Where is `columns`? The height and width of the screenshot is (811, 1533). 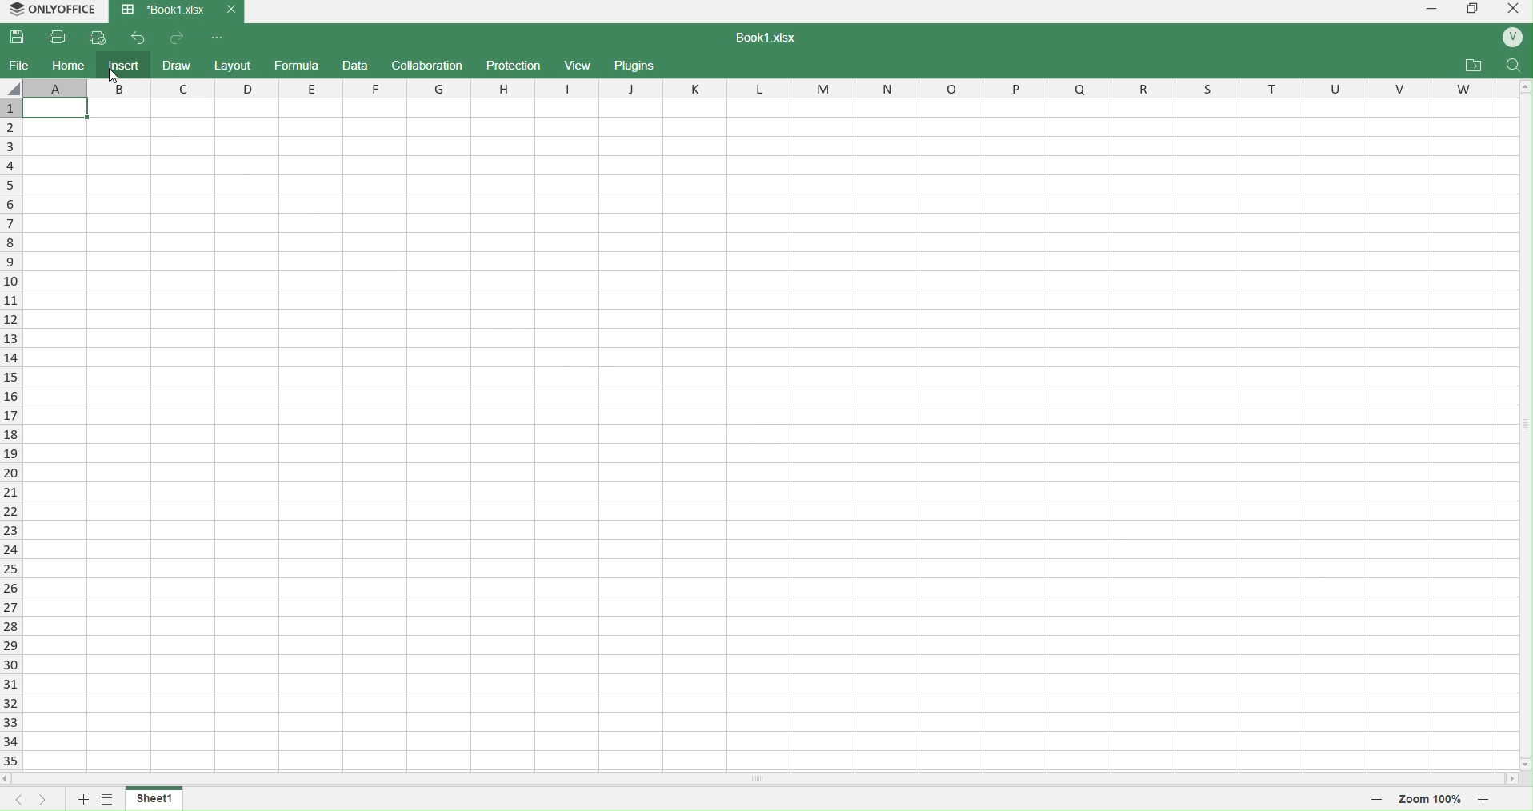
columns is located at coordinates (764, 88).